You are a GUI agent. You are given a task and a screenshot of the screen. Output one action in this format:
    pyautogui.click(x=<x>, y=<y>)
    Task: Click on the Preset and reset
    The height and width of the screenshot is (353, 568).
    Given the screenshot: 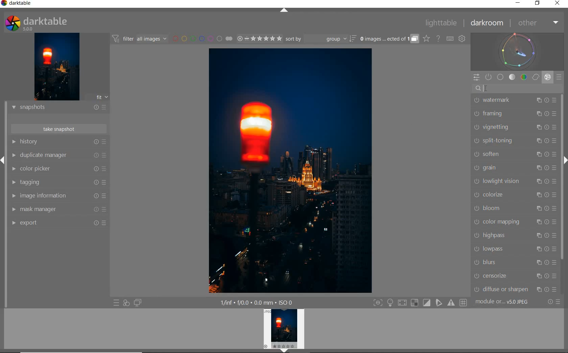 What is the action you would take?
    pyautogui.click(x=555, y=195)
    